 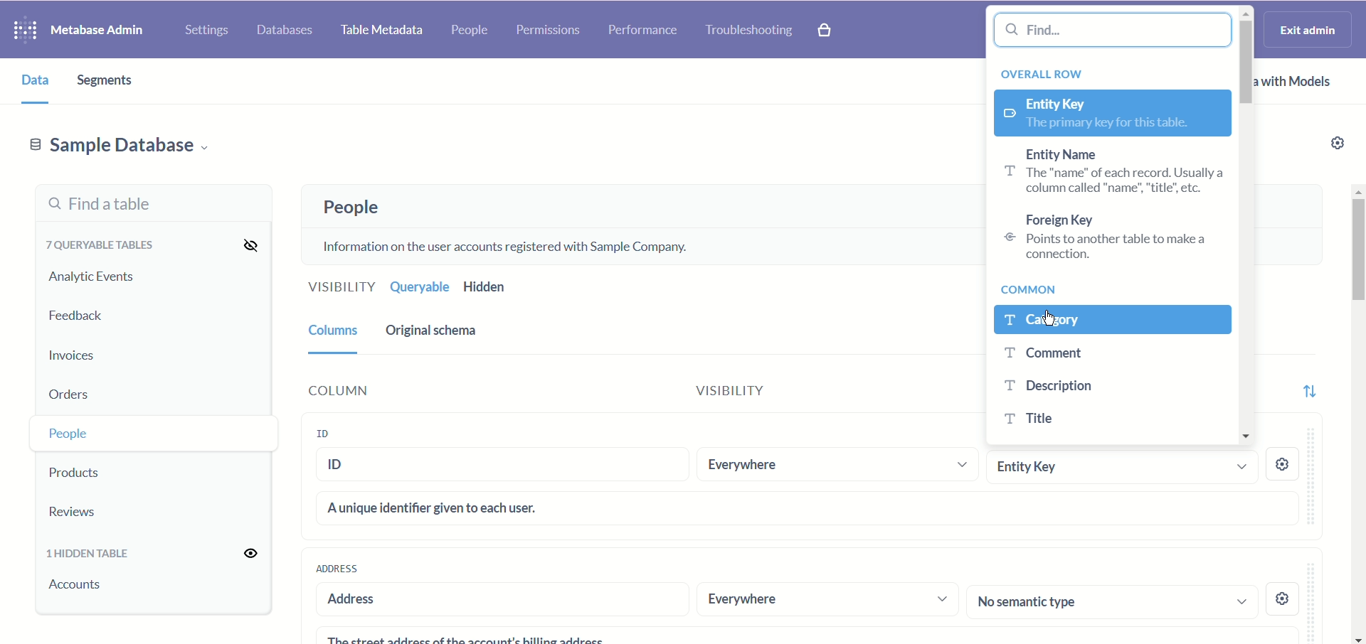 I want to click on People, so click(x=102, y=431).